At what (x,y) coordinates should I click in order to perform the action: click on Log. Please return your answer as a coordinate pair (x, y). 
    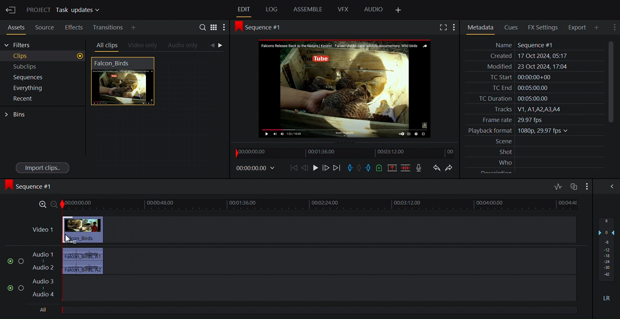
    Looking at the image, I should click on (272, 10).